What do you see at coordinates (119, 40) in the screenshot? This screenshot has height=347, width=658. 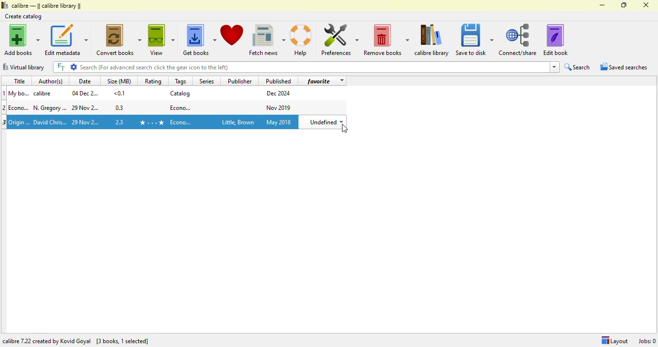 I see `convert books` at bounding box center [119, 40].